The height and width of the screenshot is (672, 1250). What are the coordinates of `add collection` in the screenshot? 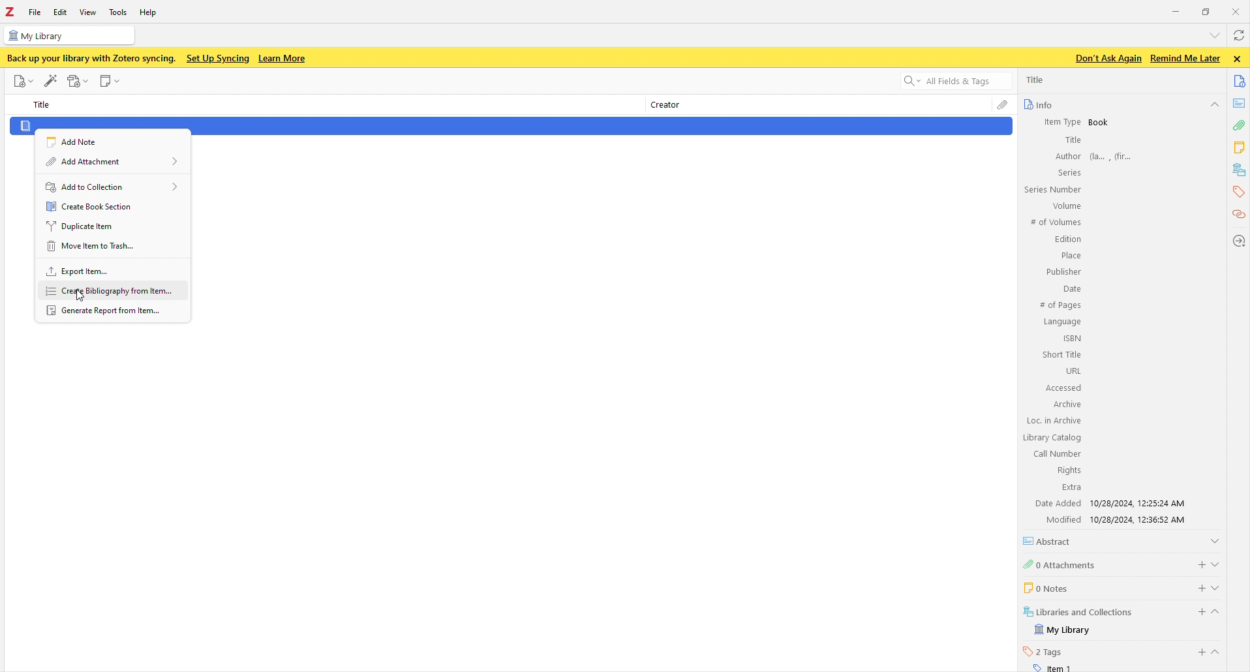 It's located at (112, 184).